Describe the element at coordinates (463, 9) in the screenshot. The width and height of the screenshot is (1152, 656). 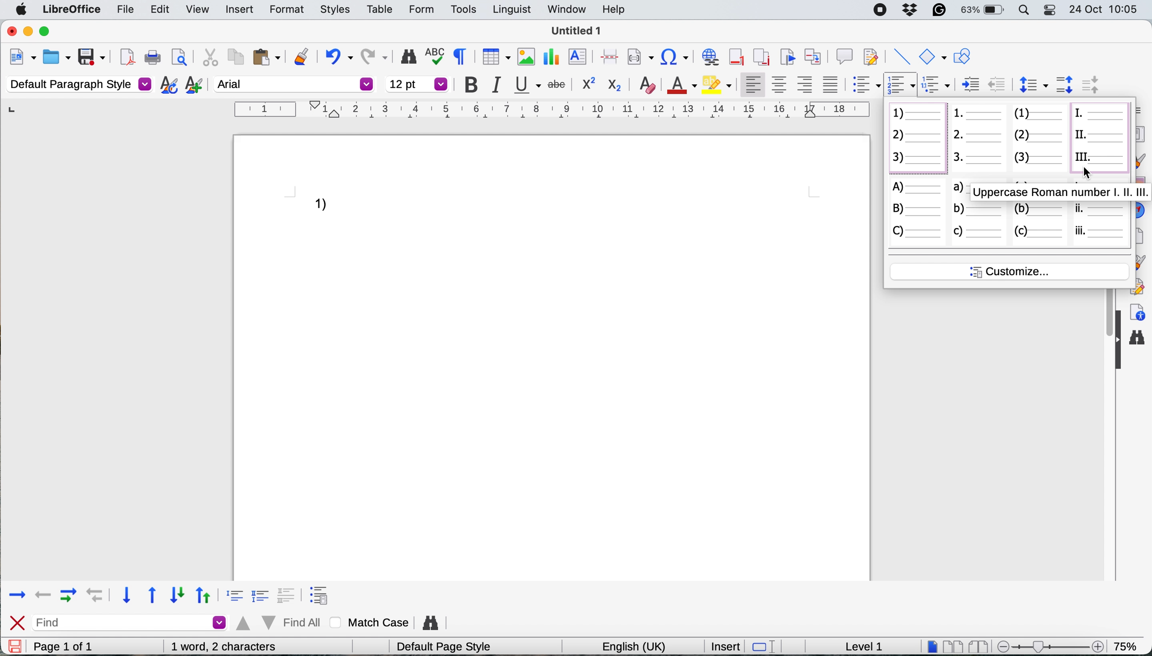
I see `tools` at that location.